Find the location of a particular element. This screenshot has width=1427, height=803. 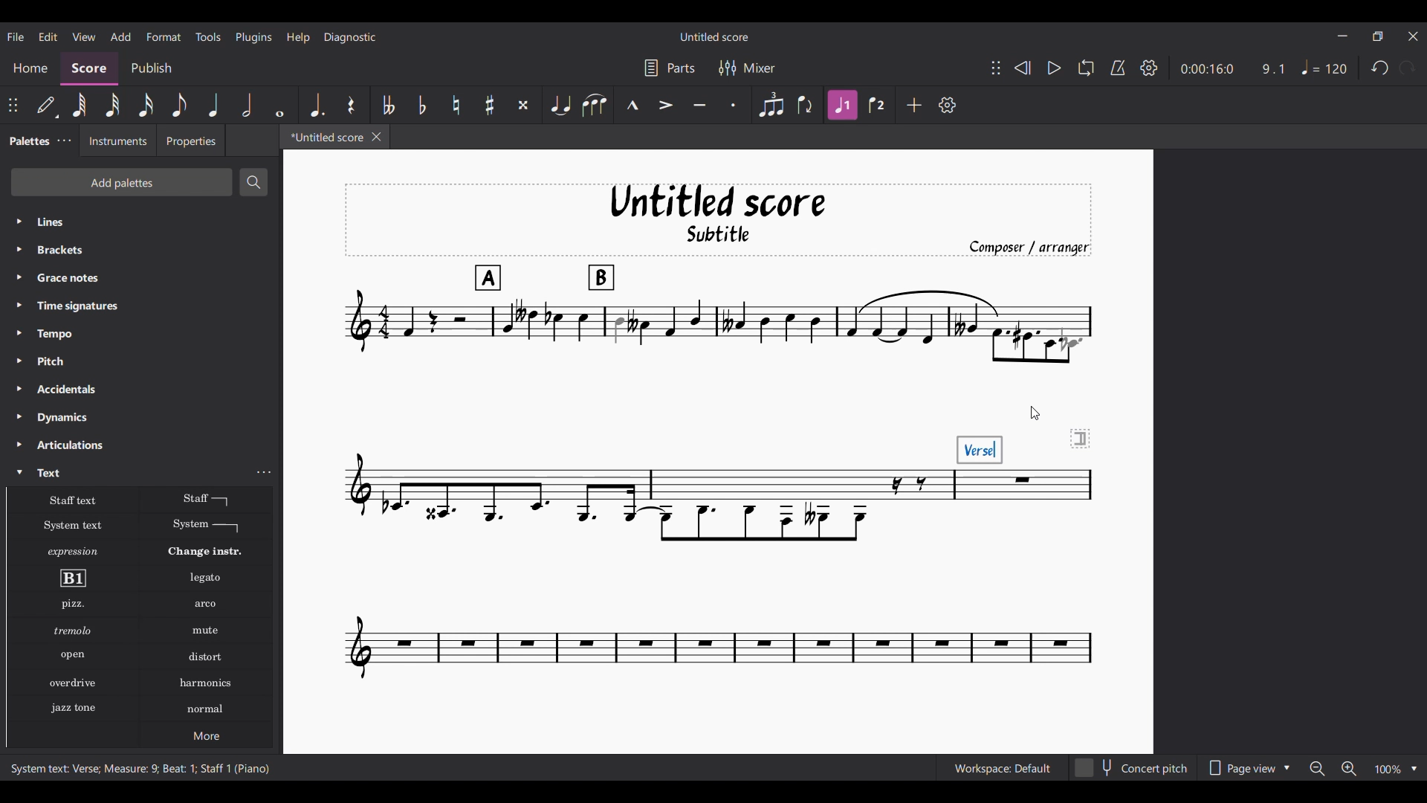

File menu is located at coordinates (16, 36).